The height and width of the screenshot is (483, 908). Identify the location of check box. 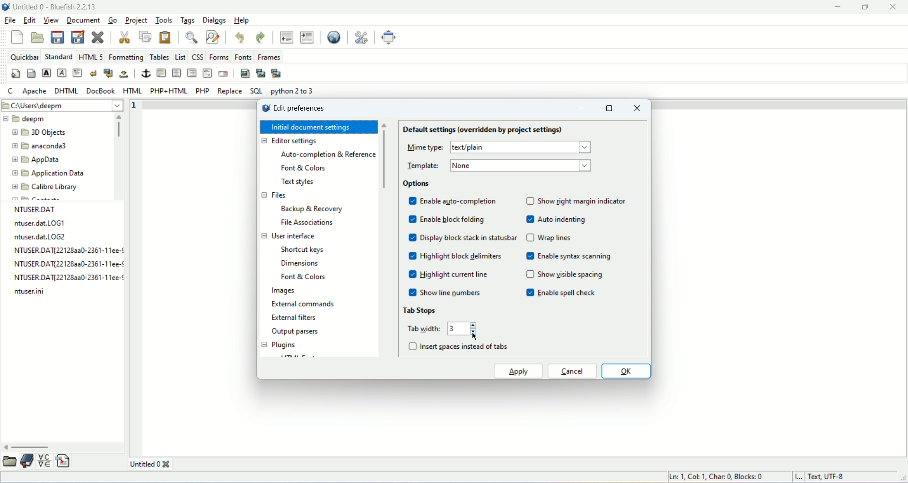
(410, 246).